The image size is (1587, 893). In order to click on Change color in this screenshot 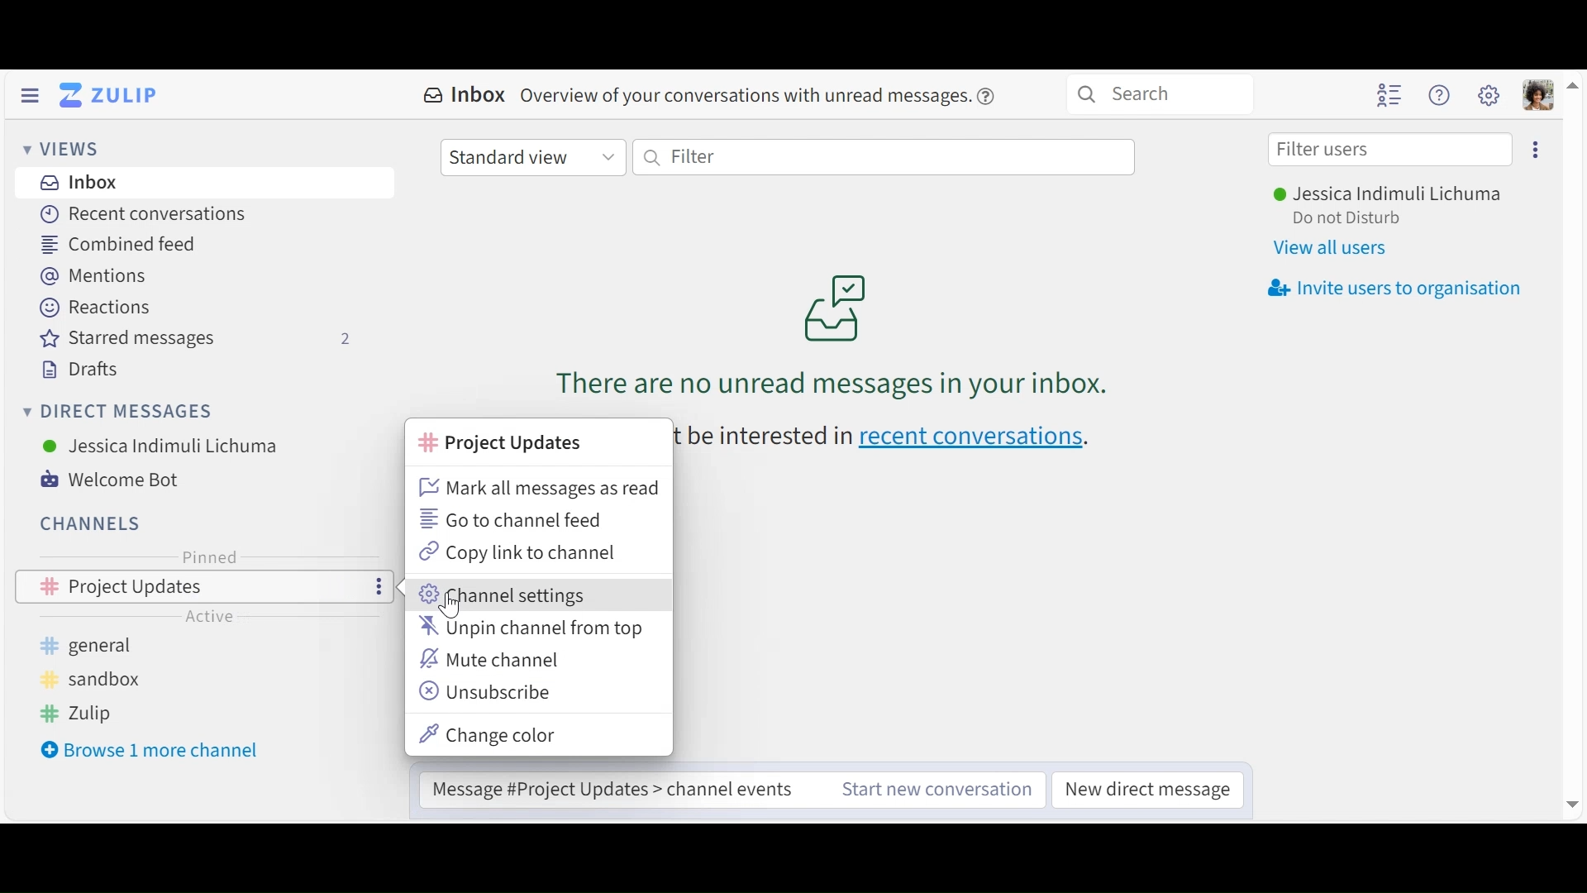, I will do `click(492, 734)`.